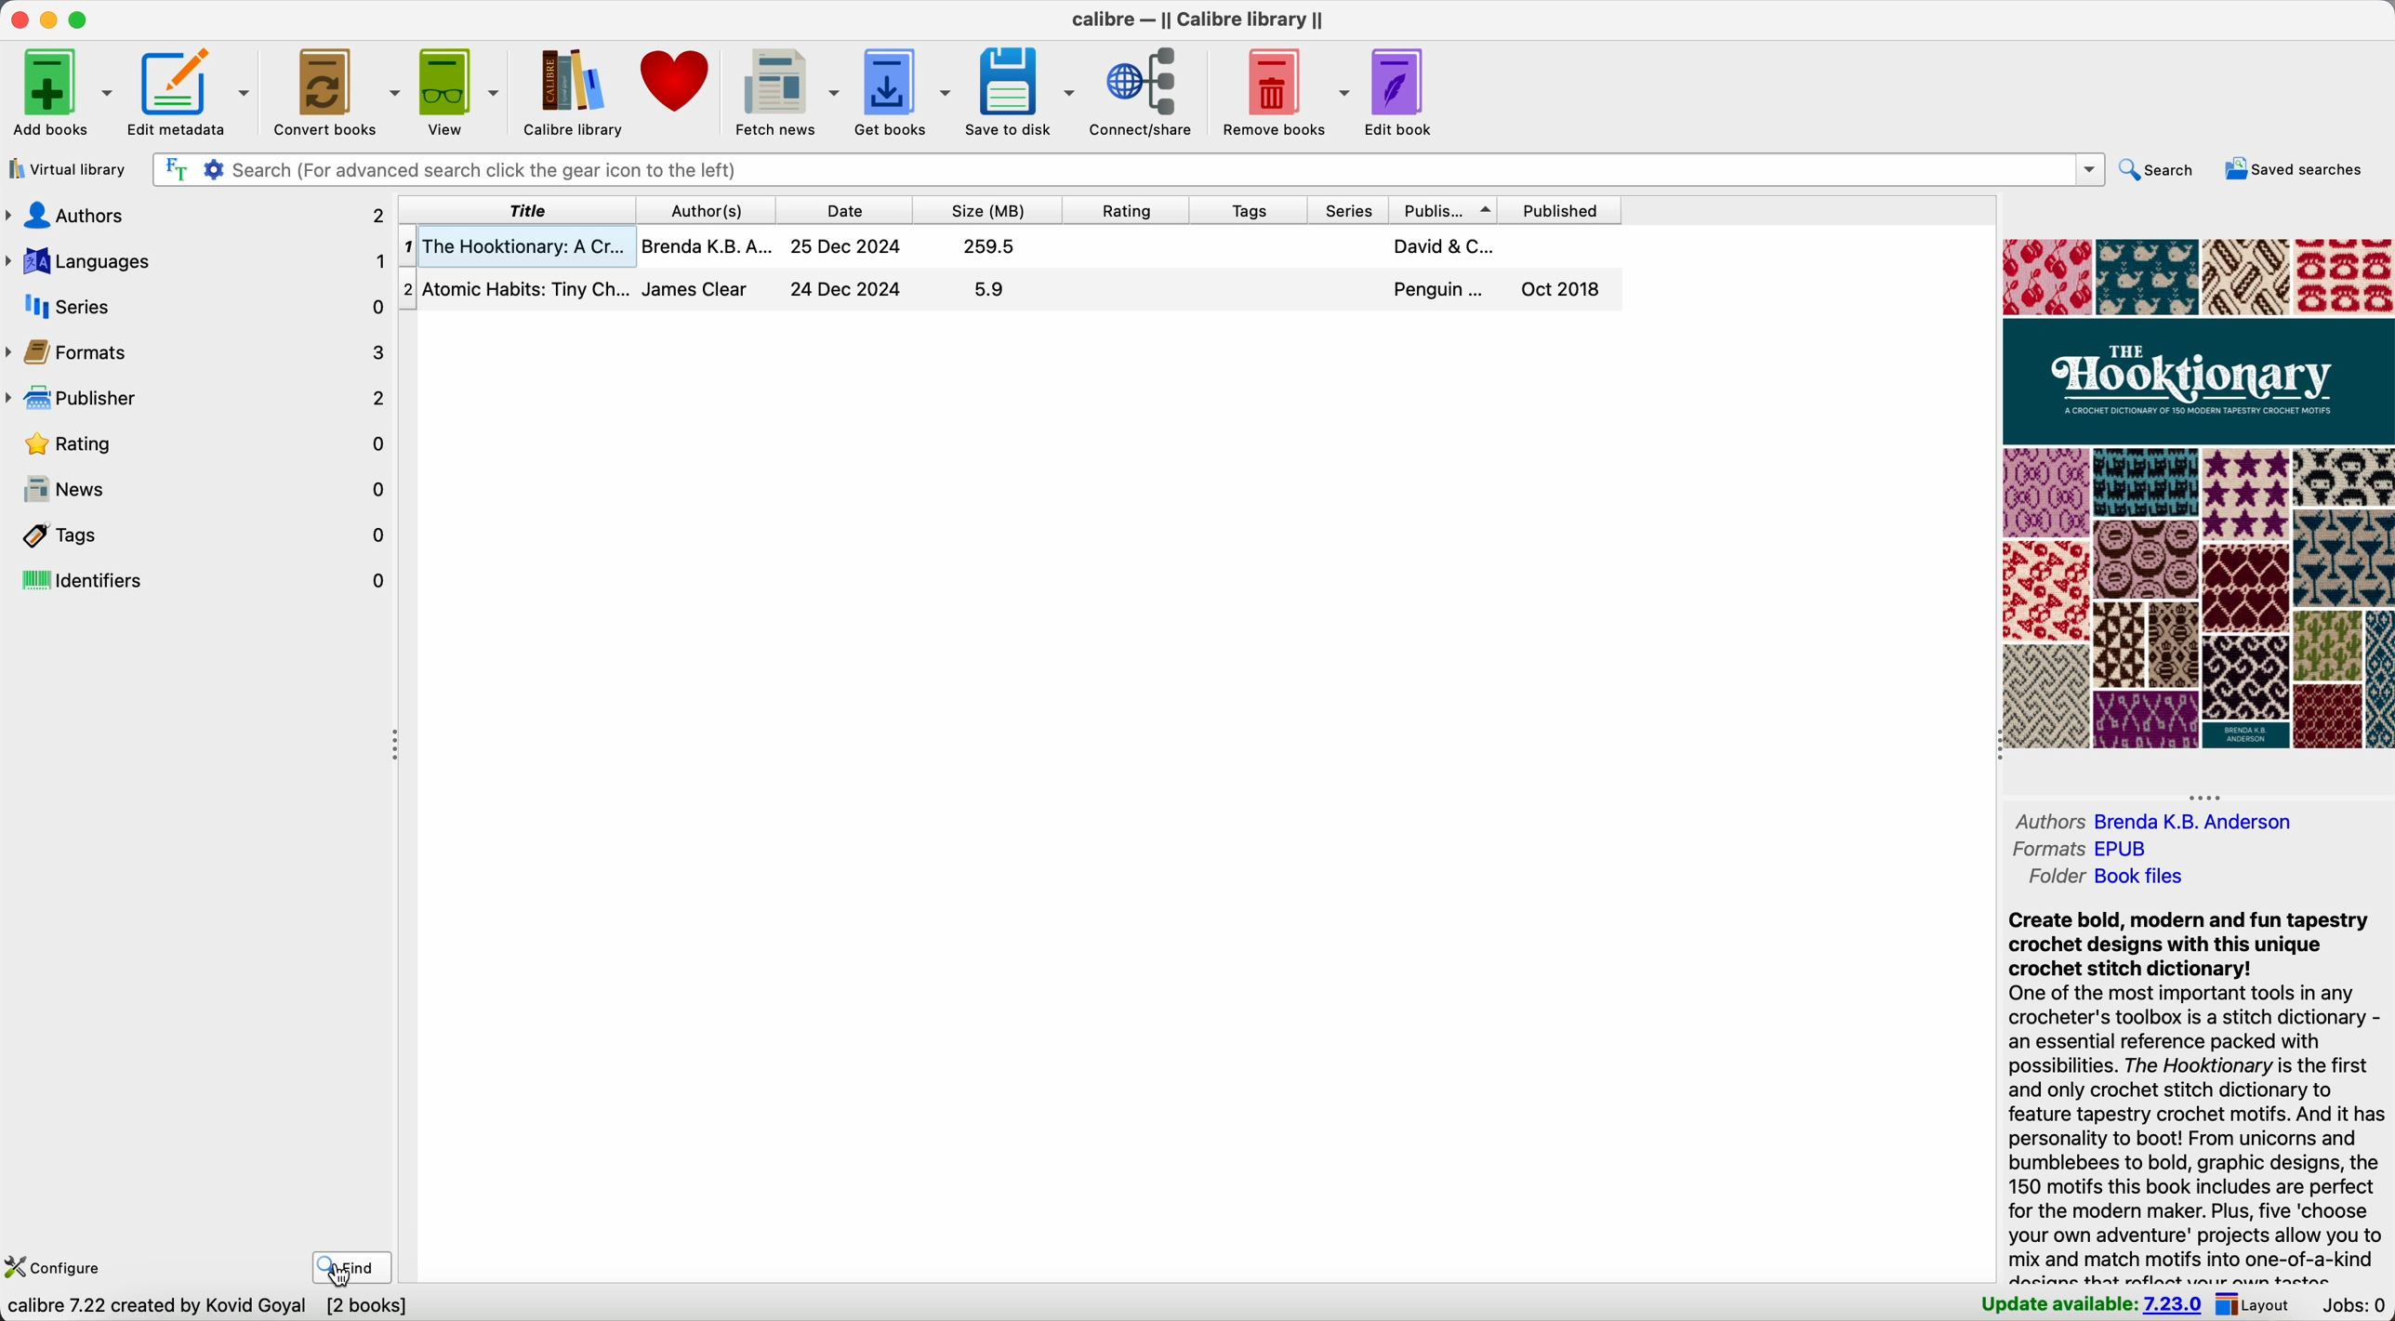 The image size is (2395, 1321). I want to click on folder, so click(2103, 878).